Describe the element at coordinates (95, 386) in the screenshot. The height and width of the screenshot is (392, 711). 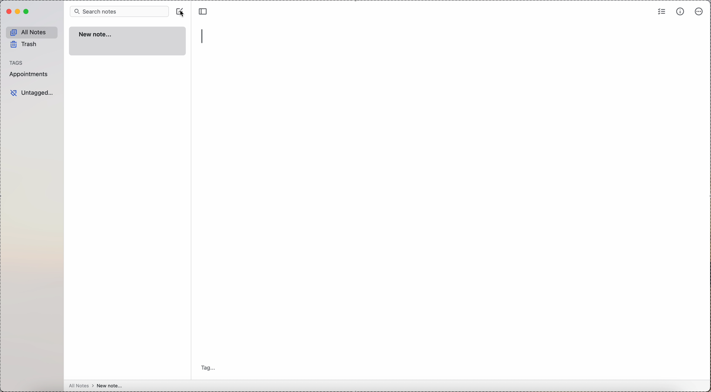
I see `all notes > new note...` at that location.